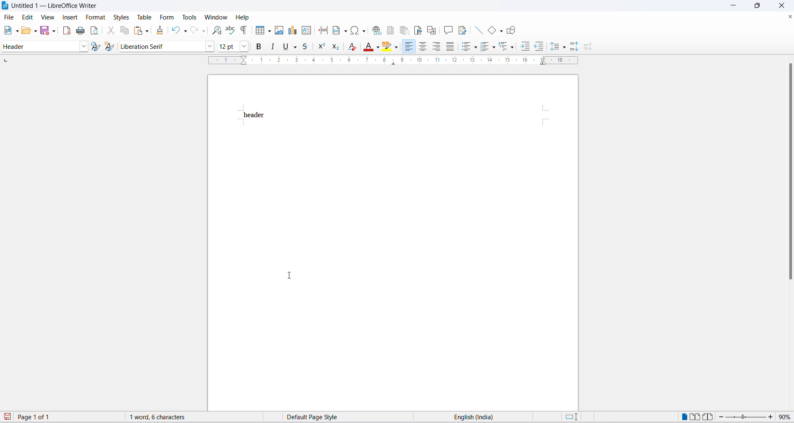 The image size is (794, 423). What do you see at coordinates (437, 46) in the screenshot?
I see `text align center` at bounding box center [437, 46].